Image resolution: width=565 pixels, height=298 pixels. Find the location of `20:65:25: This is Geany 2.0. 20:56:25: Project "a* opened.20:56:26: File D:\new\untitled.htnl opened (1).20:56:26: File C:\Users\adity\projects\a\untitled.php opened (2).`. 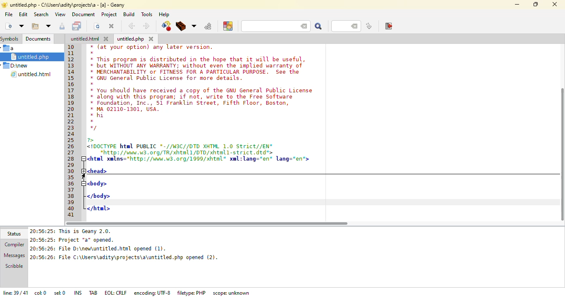

20:65:25: This is Geany 2.0. 20:56:25: Project "a* opened.20:56:26: File D:\new\untitled.htnl opened (1).20:56:26: File C:\Users\adity\projects\a\untitled.php opened (2). is located at coordinates (126, 246).